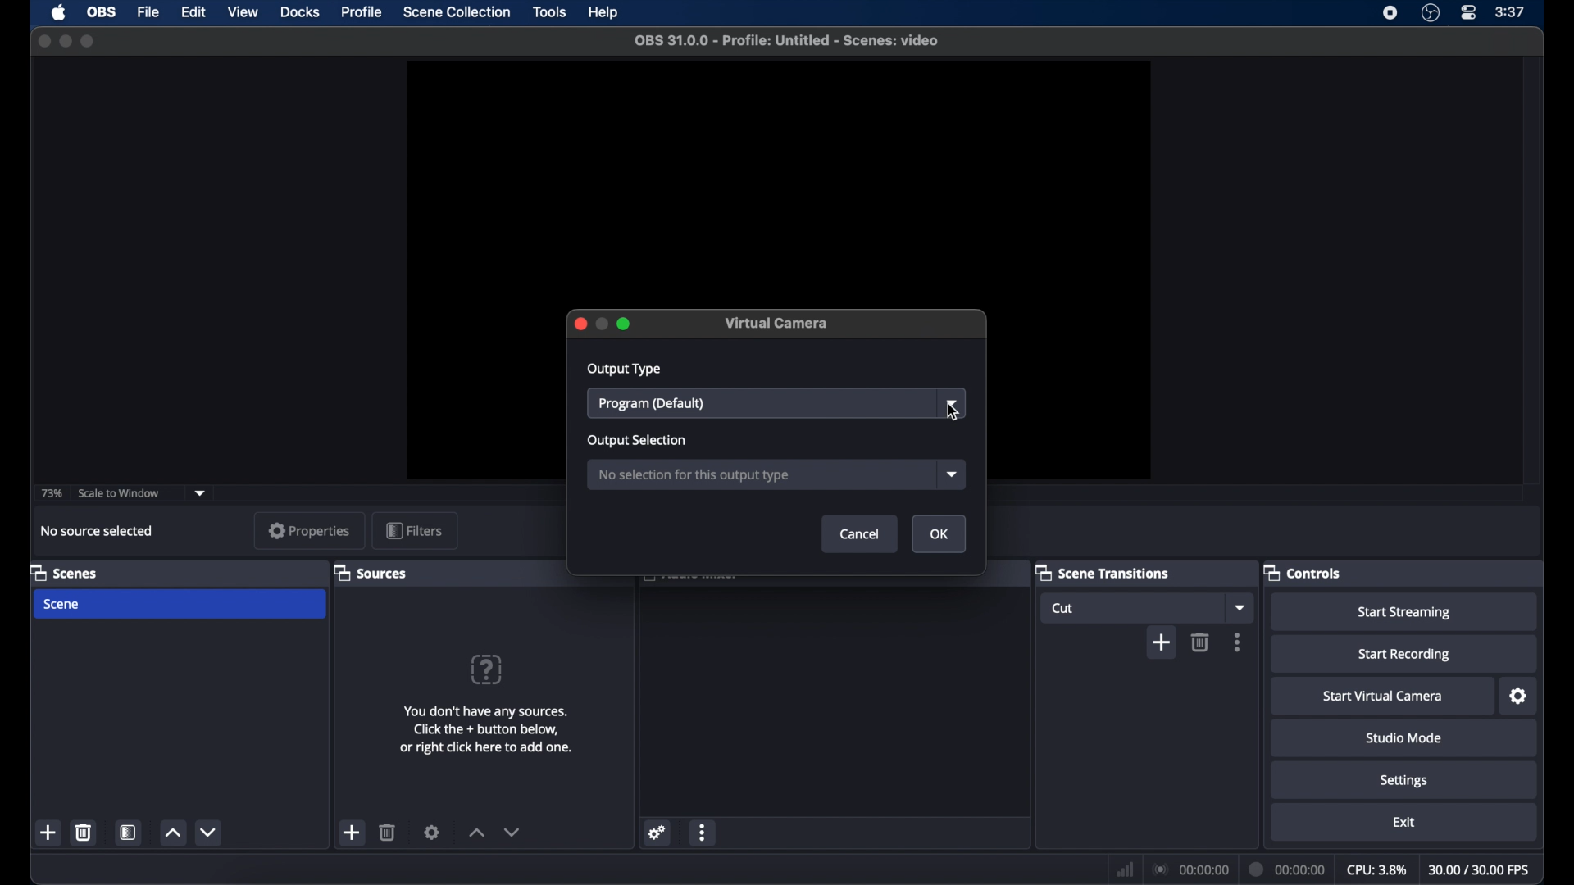 This screenshot has width=1574, height=885. Describe the element at coordinates (193, 11) in the screenshot. I see `edit` at that location.